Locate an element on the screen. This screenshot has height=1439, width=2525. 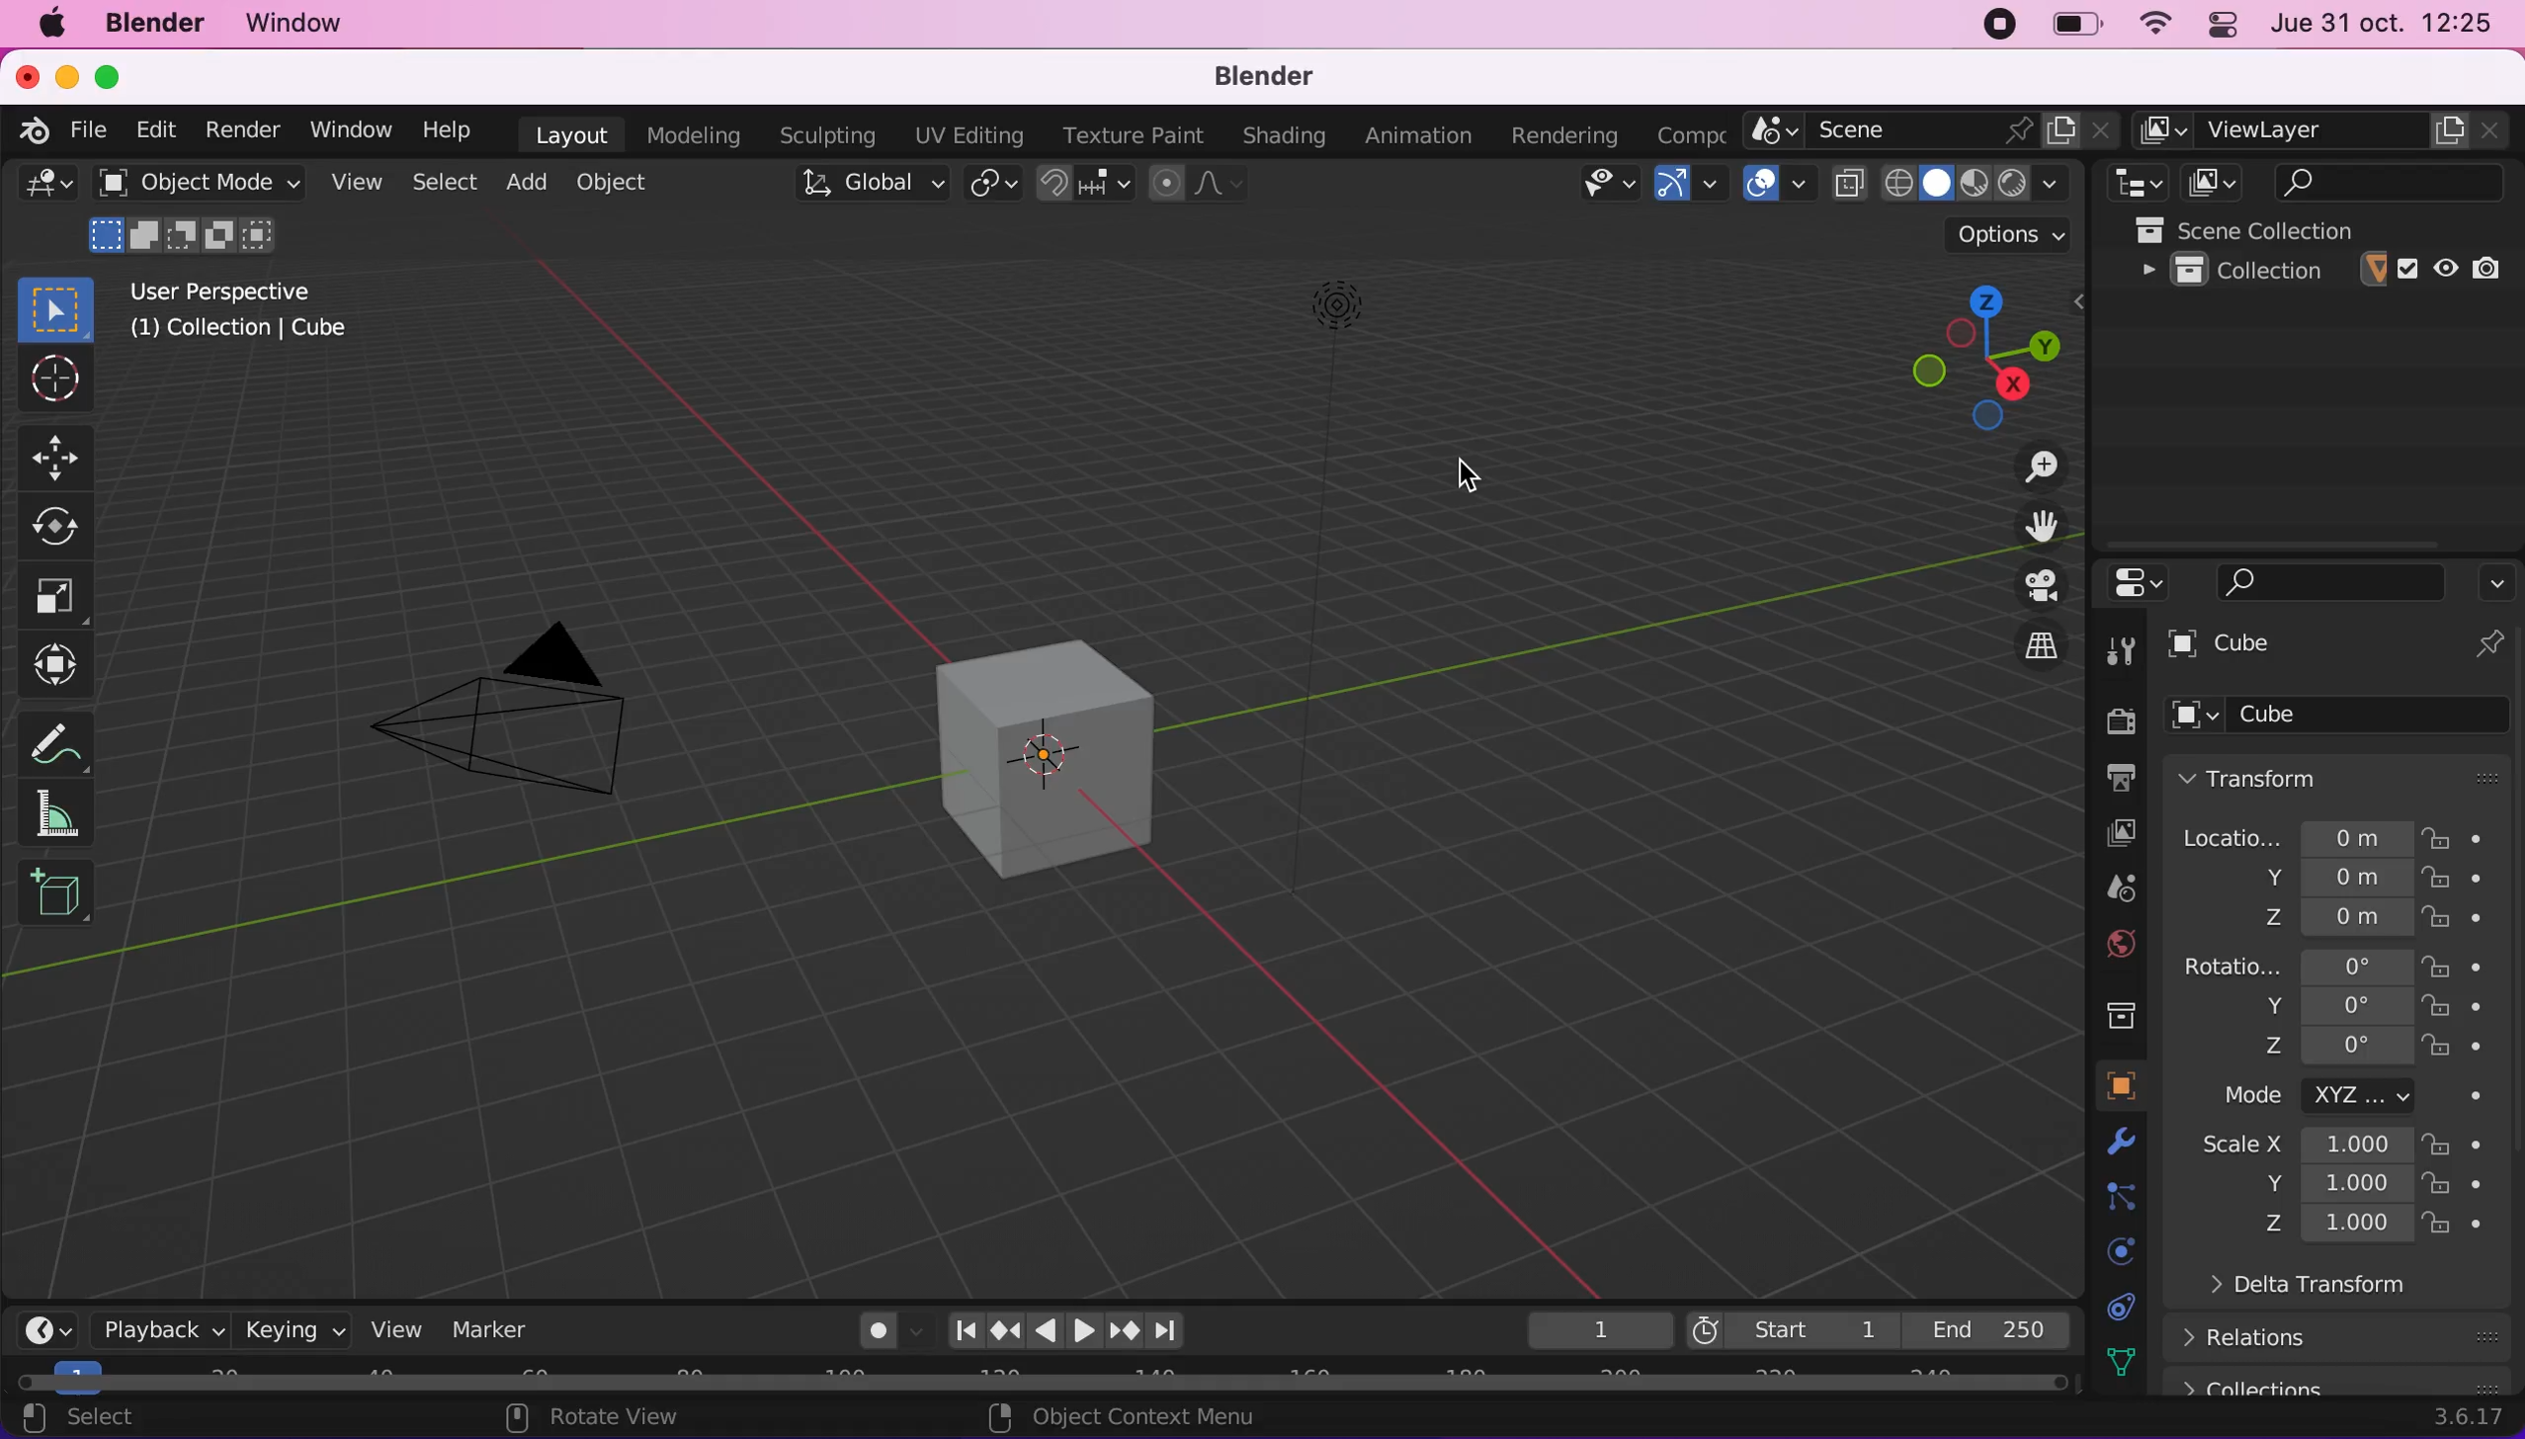
scene collection is located at coordinates (2326, 228).